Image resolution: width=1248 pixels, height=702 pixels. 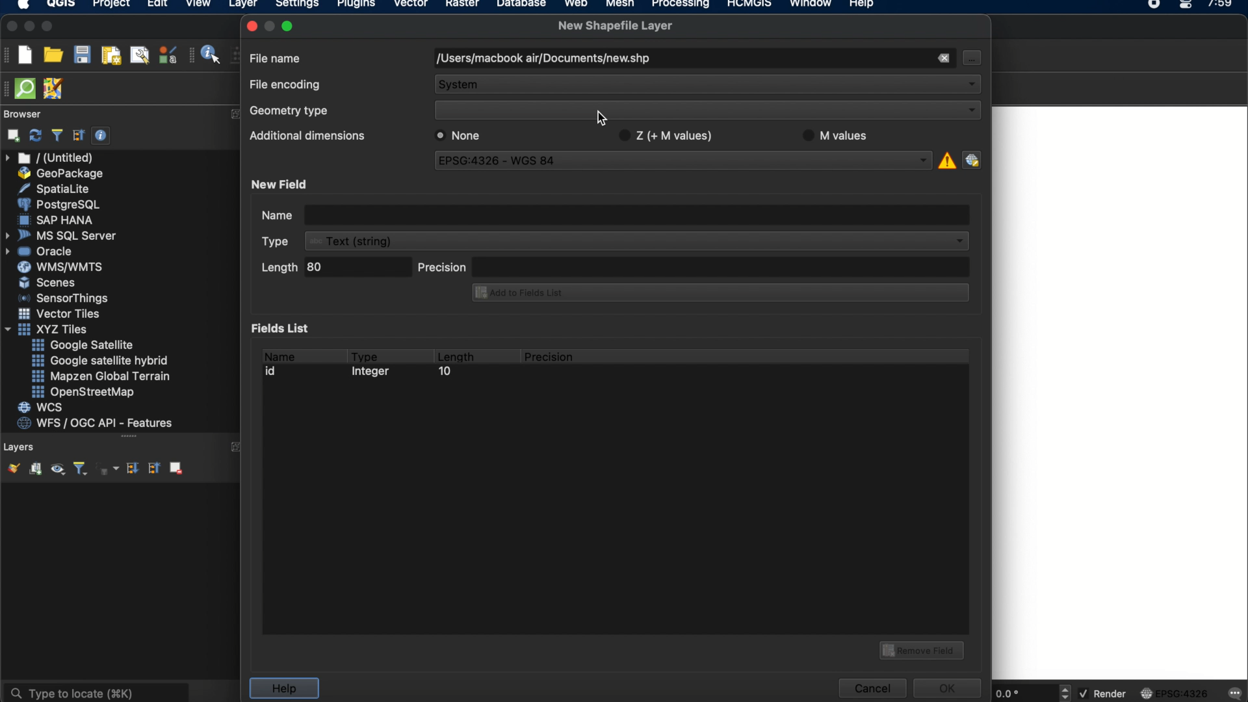 I want to click on style manager, so click(x=168, y=55).